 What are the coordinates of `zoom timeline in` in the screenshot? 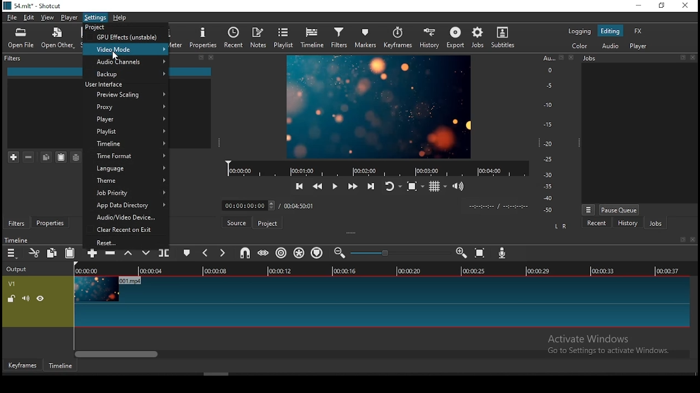 It's located at (341, 253).